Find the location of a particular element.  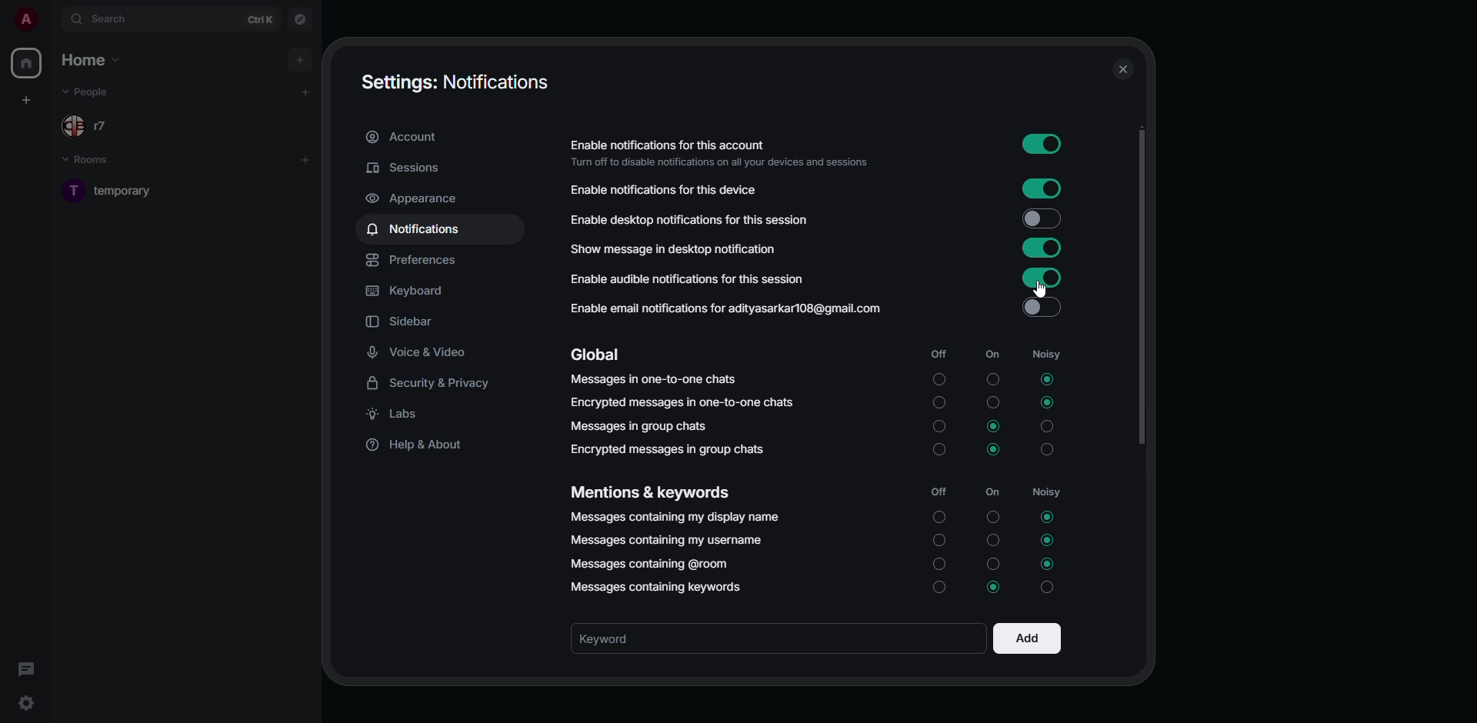

scroll bar is located at coordinates (1141, 288).